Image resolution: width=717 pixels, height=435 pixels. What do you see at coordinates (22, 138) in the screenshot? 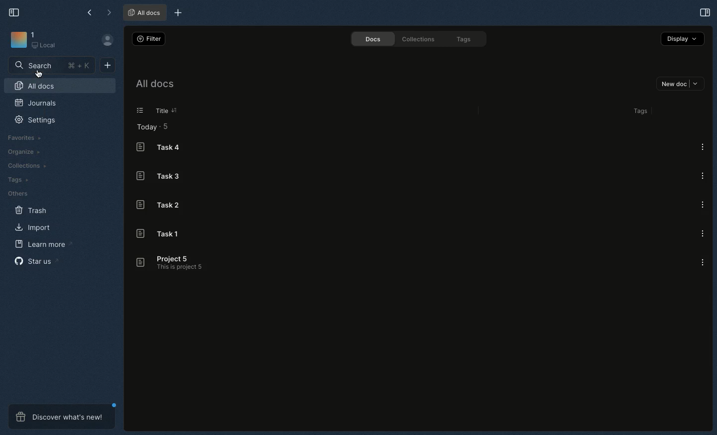
I see `Favorites` at bounding box center [22, 138].